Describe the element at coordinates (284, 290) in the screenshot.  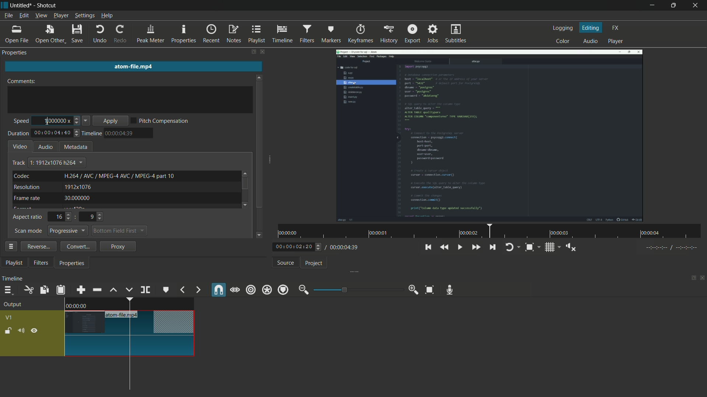
I see `ripple markers` at that location.